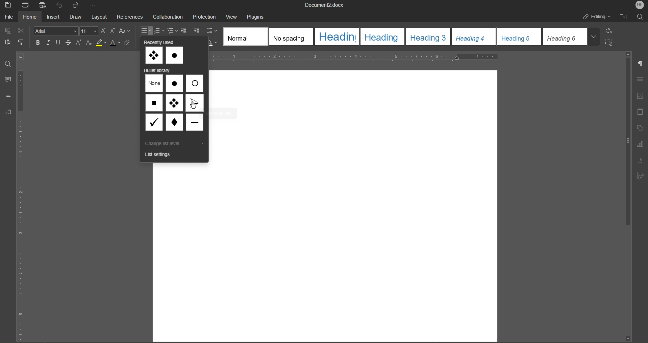 This screenshot has height=343, width=648. What do you see at coordinates (8, 42) in the screenshot?
I see `Paste` at bounding box center [8, 42].